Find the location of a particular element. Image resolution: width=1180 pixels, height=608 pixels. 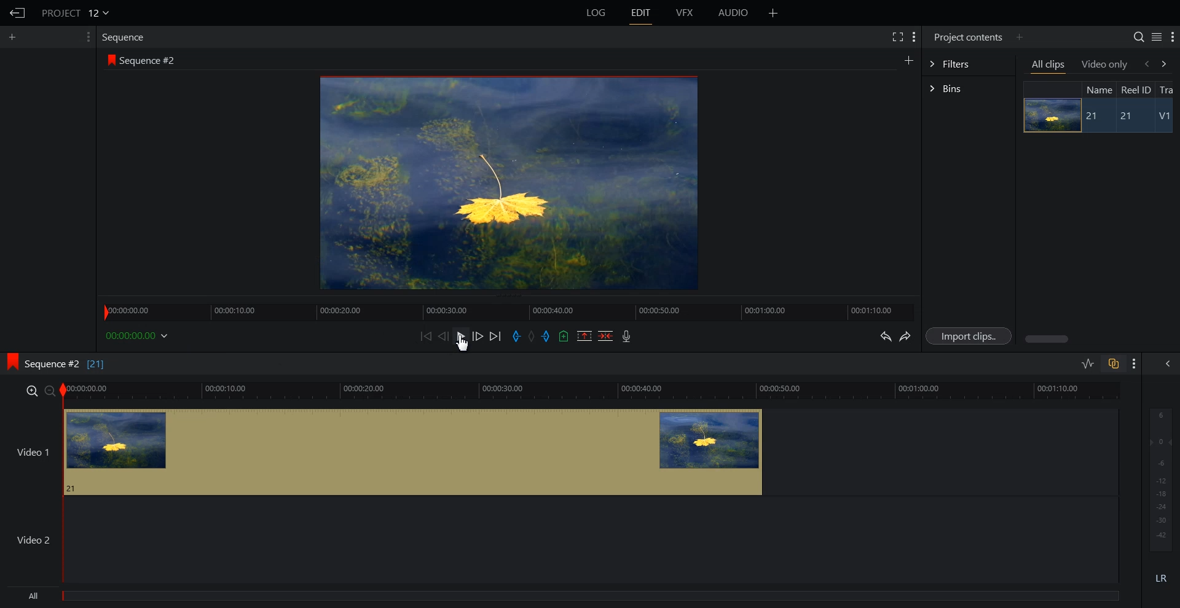

Delete is located at coordinates (606, 336).